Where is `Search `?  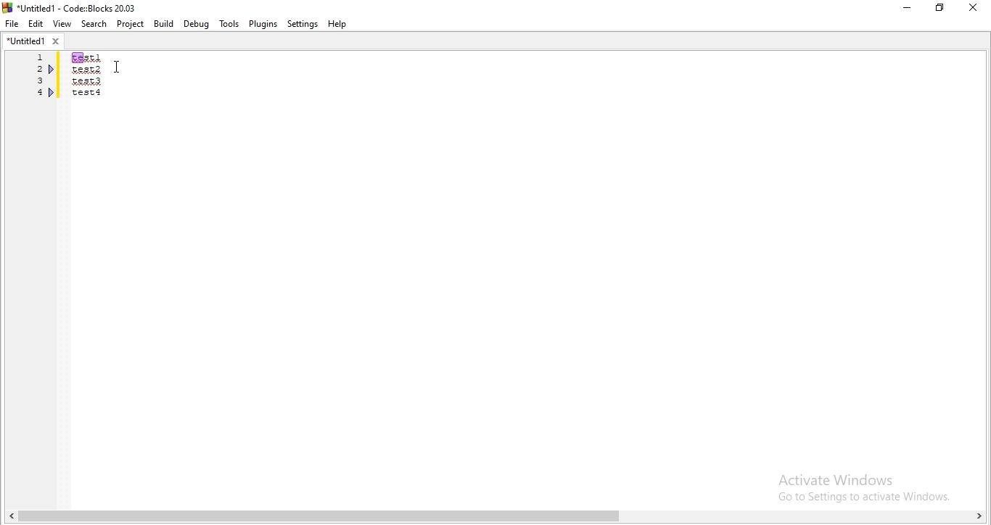
Search  is located at coordinates (95, 25).